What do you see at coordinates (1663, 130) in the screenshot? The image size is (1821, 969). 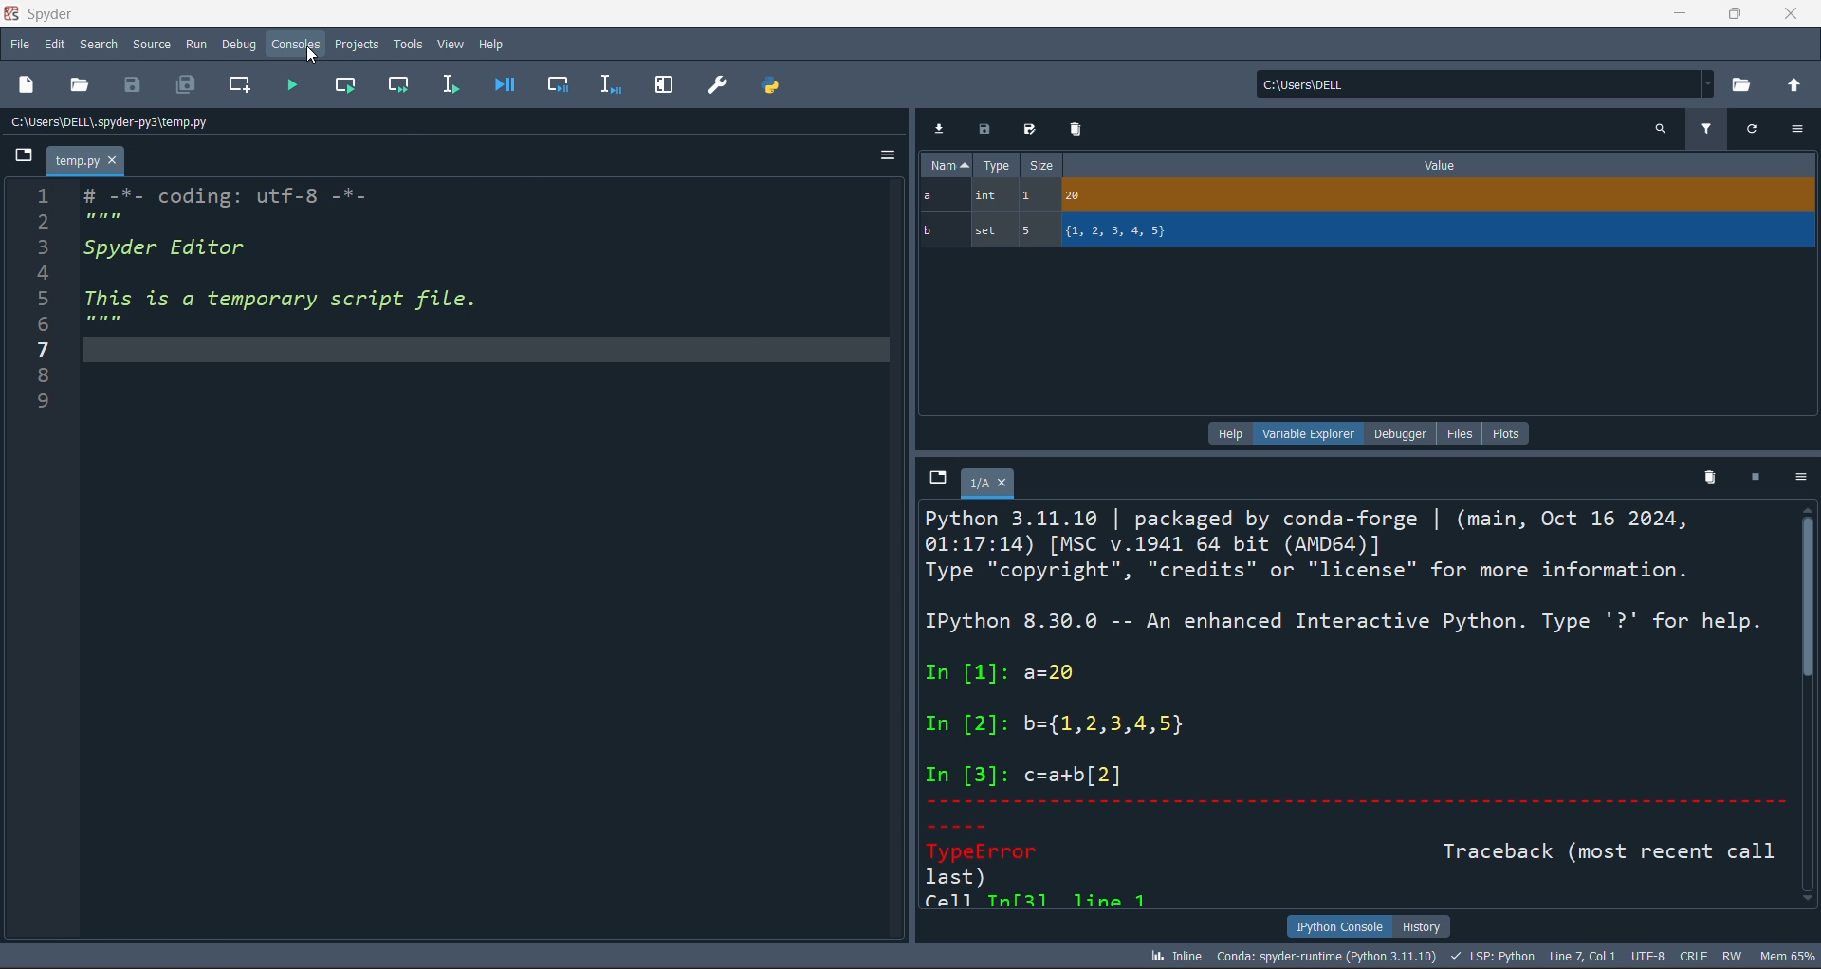 I see `search variables` at bounding box center [1663, 130].